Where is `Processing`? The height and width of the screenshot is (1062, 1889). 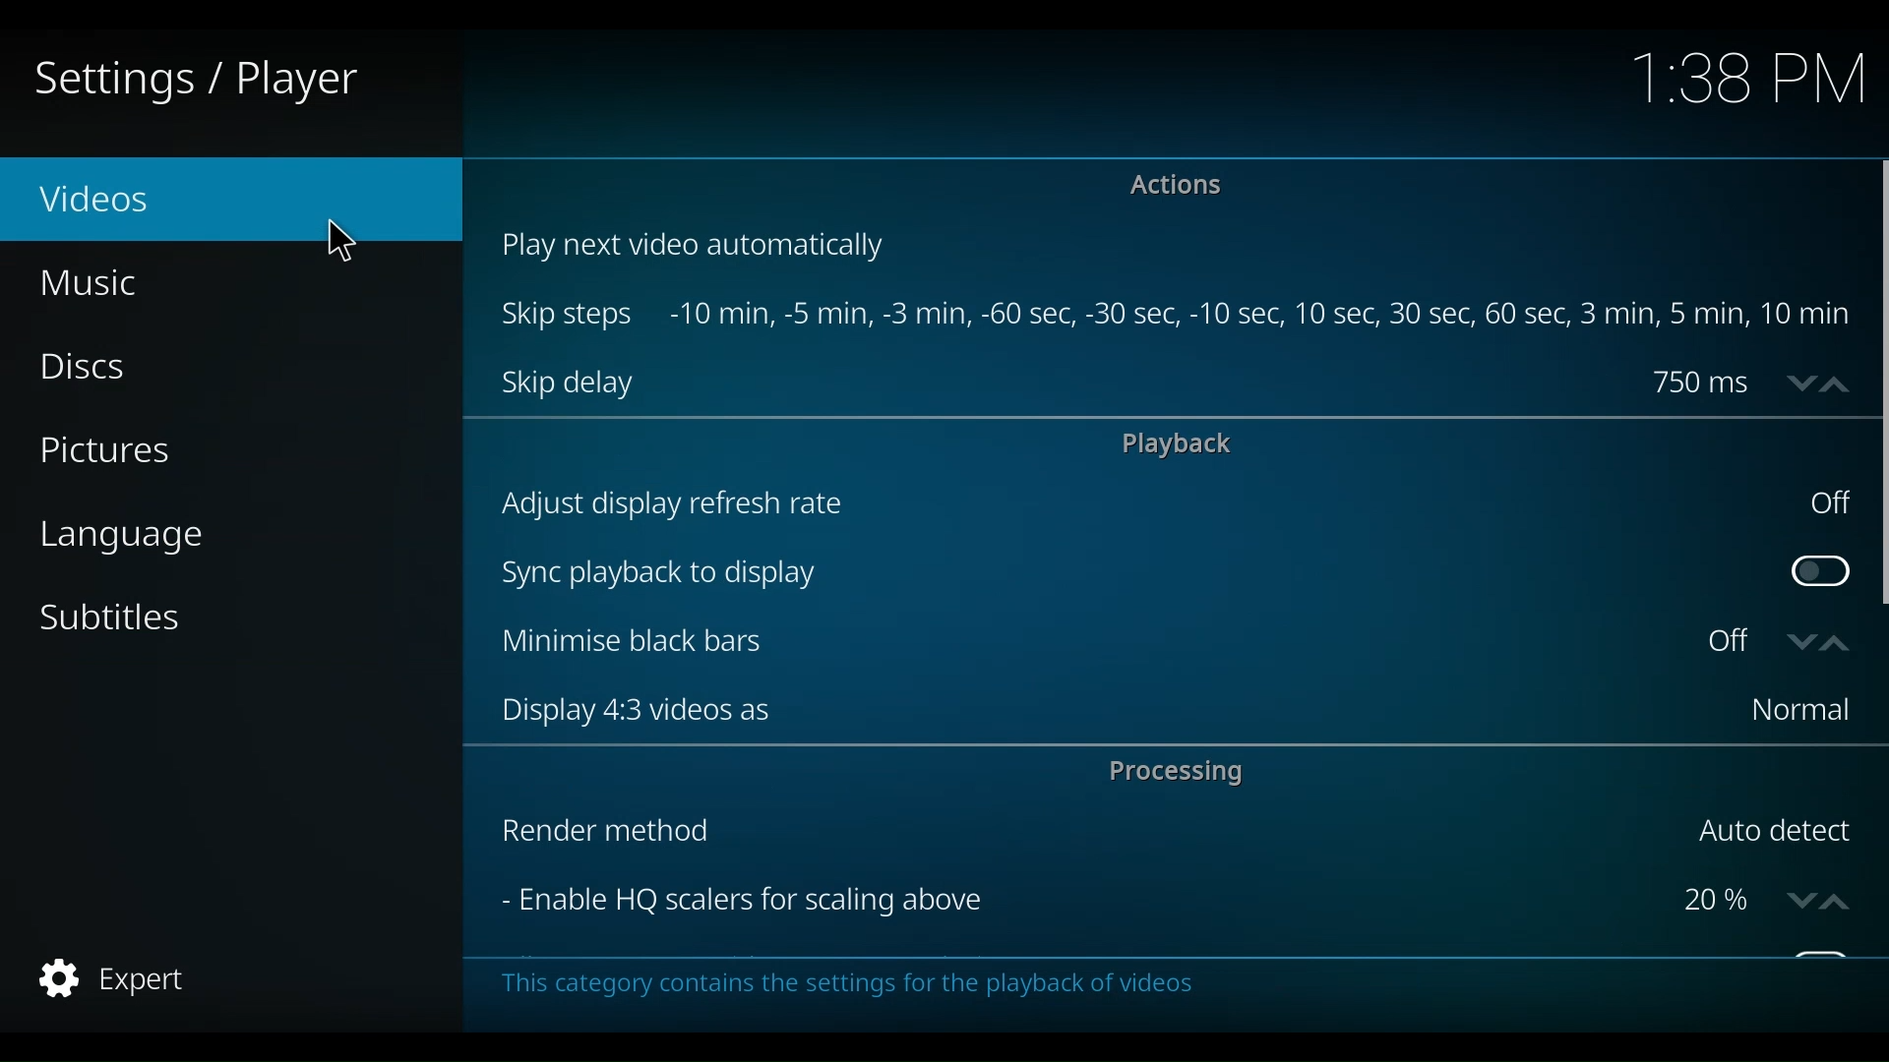 Processing is located at coordinates (1186, 775).